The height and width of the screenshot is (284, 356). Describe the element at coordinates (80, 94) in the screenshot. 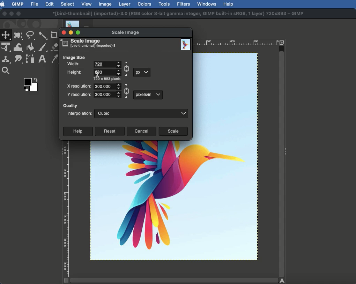

I see `Y resolution` at that location.